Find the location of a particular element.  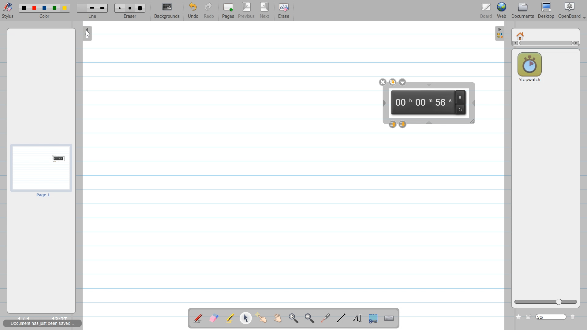

Redo is located at coordinates (209, 11).